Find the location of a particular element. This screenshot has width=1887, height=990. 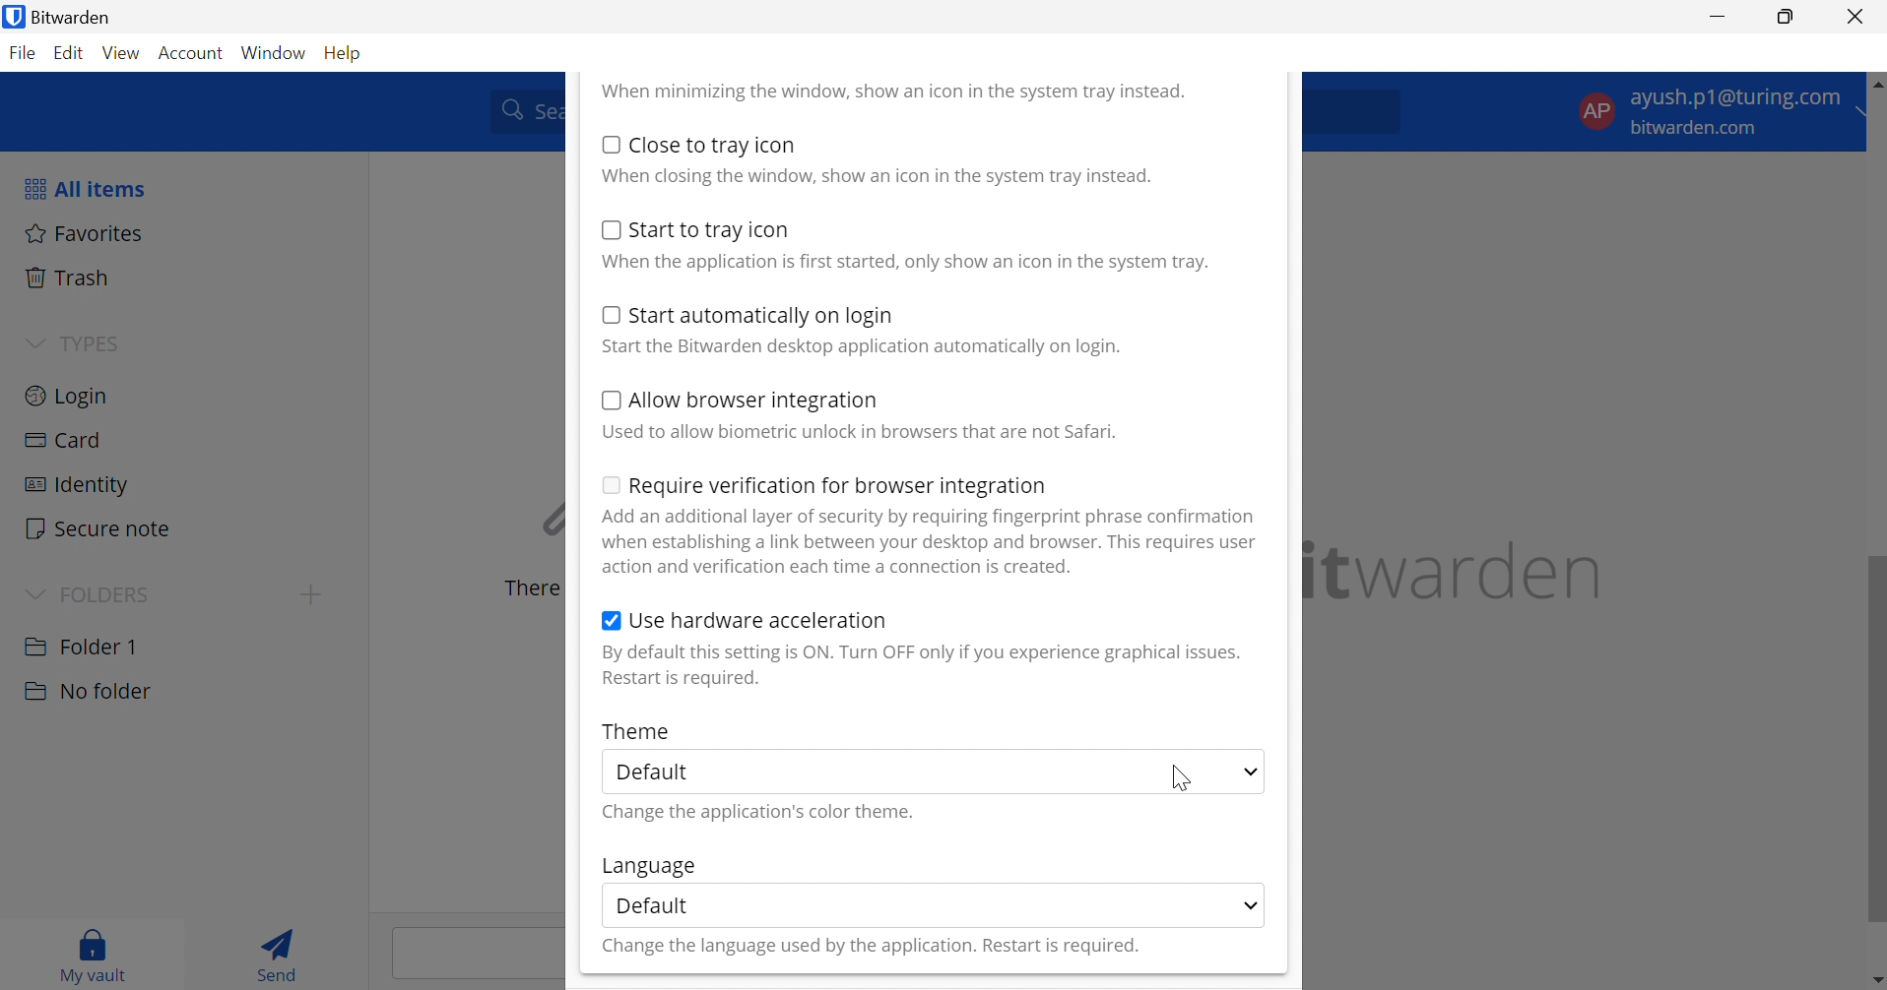

Used to allow biometric unlock in browsers that are not Safari is located at coordinates (859, 432).